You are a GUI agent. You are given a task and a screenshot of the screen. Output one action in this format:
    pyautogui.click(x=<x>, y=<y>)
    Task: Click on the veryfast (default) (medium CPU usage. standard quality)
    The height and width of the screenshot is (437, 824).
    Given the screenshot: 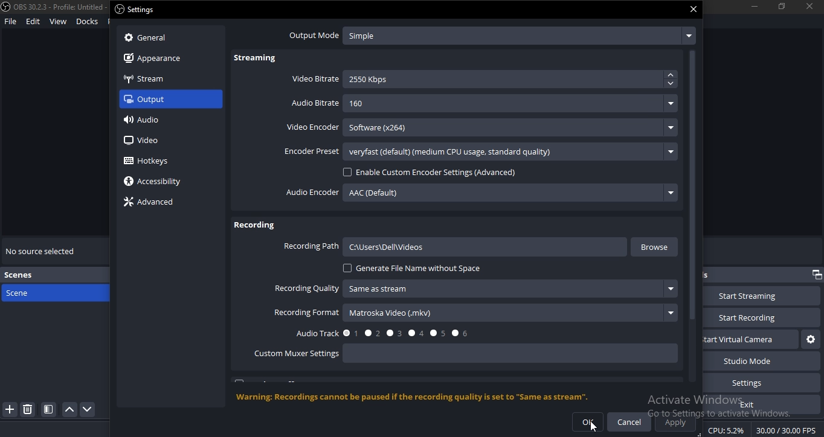 What is the action you would take?
    pyautogui.click(x=509, y=152)
    